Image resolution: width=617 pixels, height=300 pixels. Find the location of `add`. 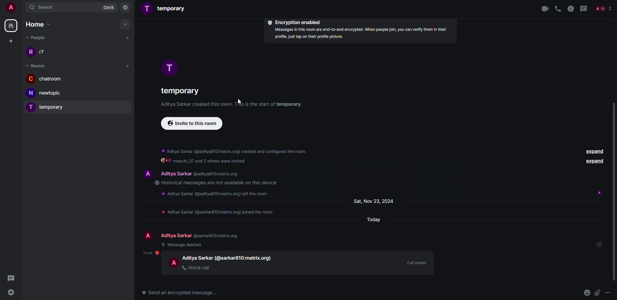

add is located at coordinates (128, 37).